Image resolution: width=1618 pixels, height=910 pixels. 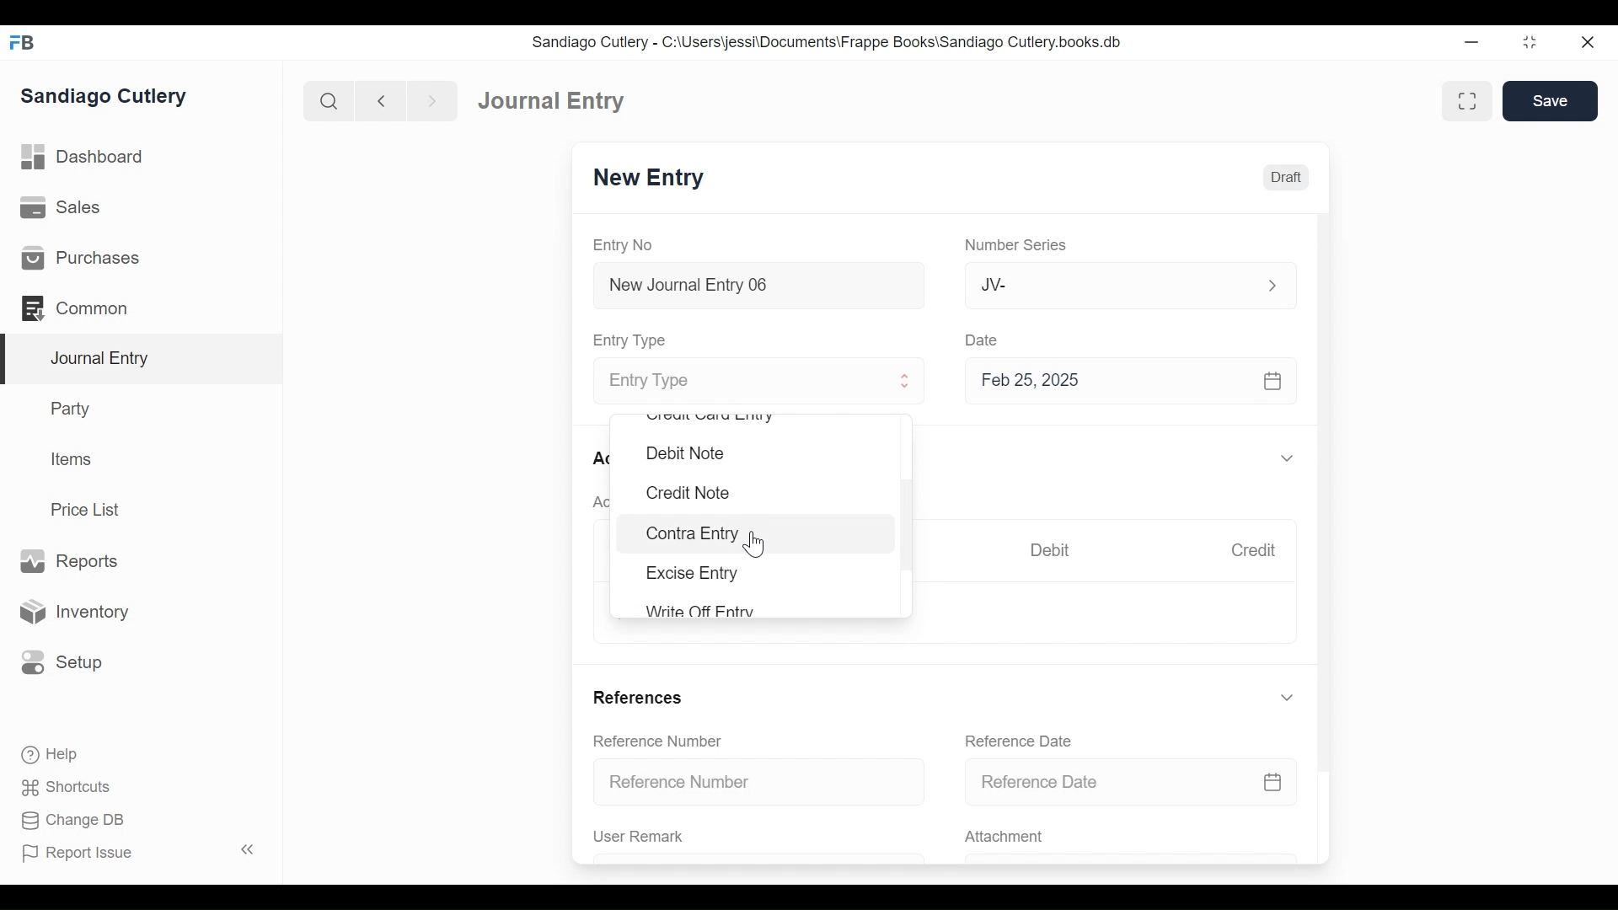 What do you see at coordinates (72, 459) in the screenshot?
I see `Items` at bounding box center [72, 459].